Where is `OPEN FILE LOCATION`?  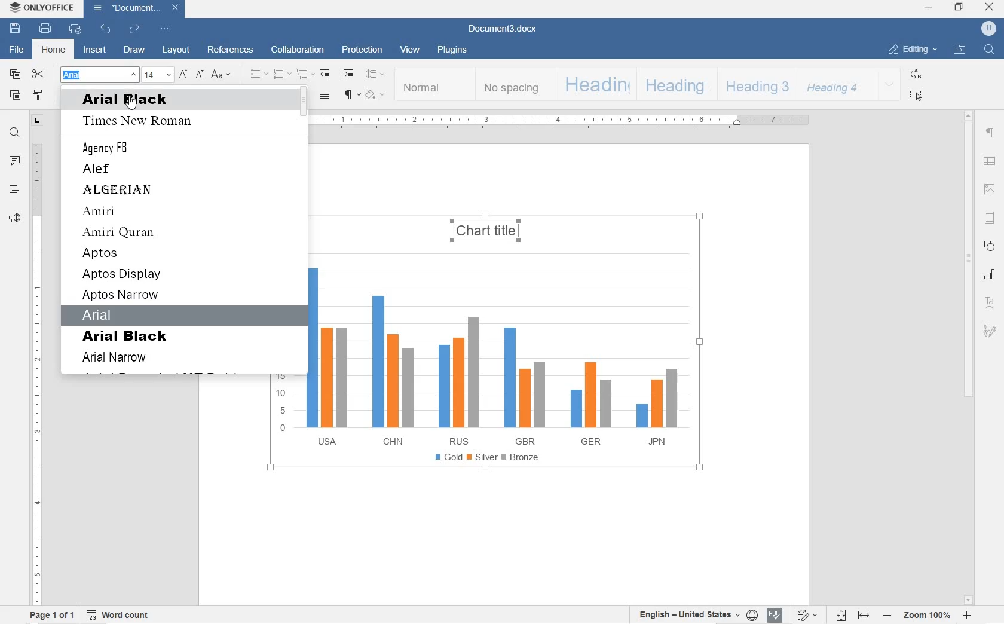 OPEN FILE LOCATION is located at coordinates (960, 49).